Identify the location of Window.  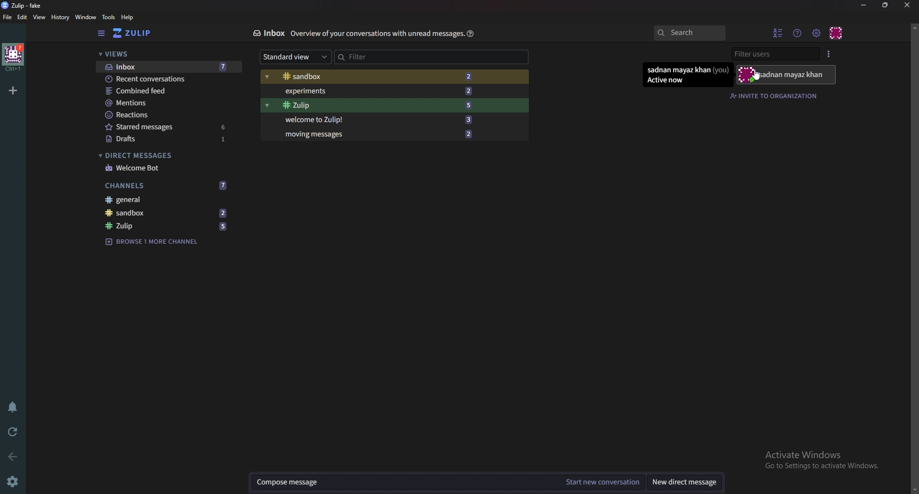
(86, 17).